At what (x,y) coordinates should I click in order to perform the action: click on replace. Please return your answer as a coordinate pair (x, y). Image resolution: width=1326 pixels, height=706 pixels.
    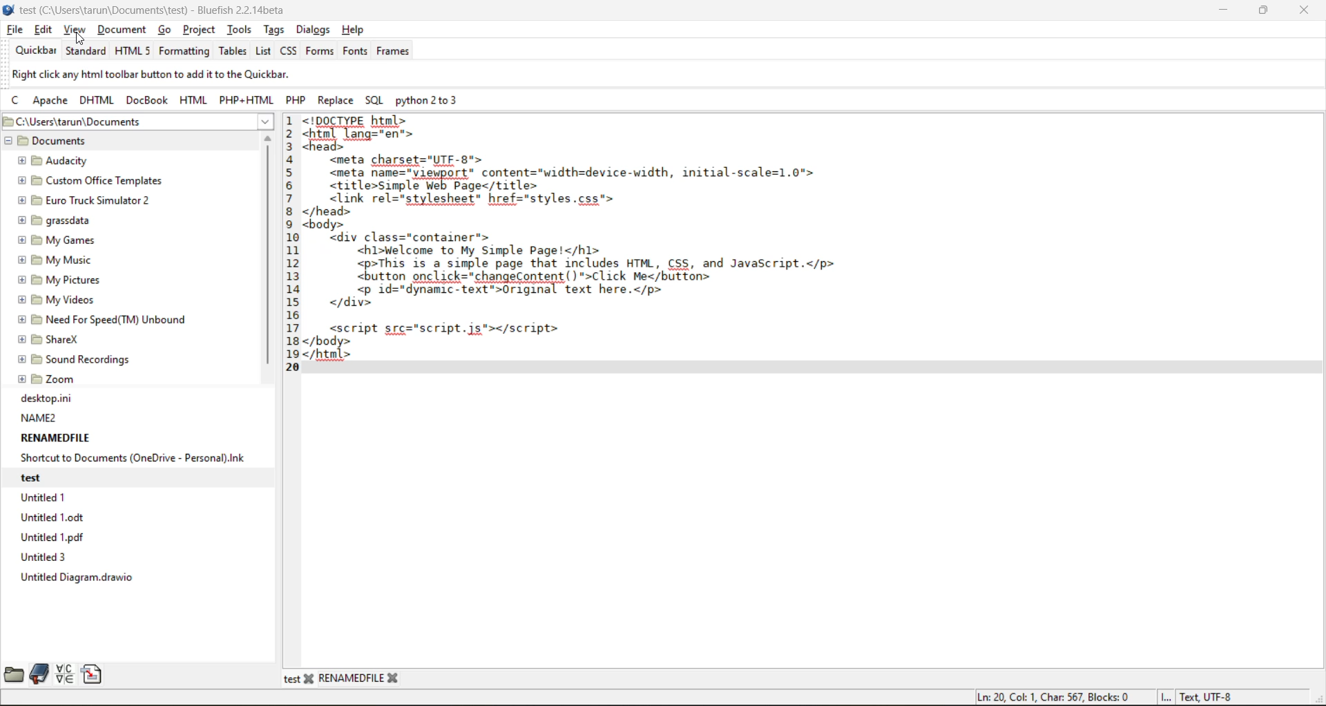
    Looking at the image, I should click on (336, 100).